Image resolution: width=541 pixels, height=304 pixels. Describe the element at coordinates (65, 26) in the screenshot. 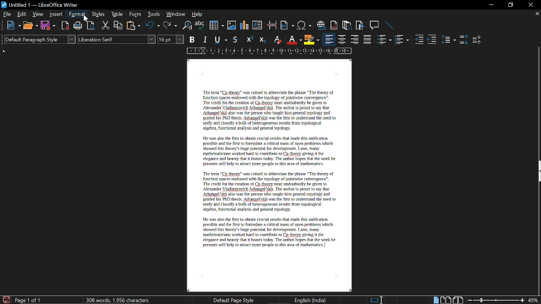

I see `Import as pdf` at that location.